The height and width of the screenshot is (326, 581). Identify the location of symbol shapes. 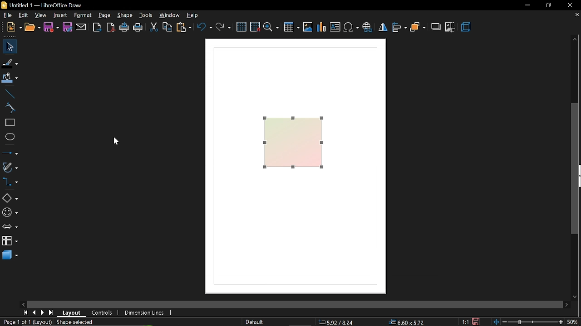
(10, 213).